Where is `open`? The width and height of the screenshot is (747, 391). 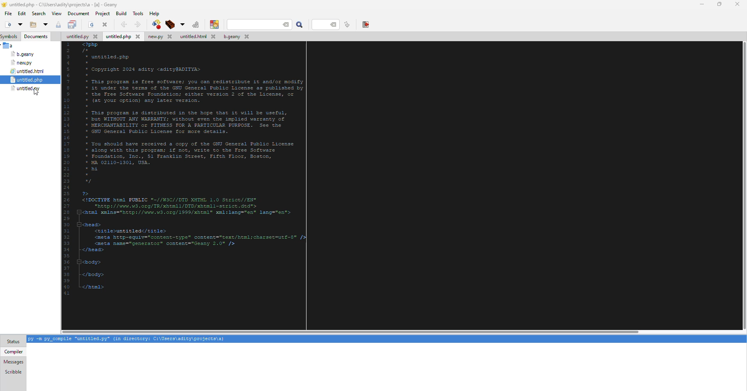 open is located at coordinates (89, 24).